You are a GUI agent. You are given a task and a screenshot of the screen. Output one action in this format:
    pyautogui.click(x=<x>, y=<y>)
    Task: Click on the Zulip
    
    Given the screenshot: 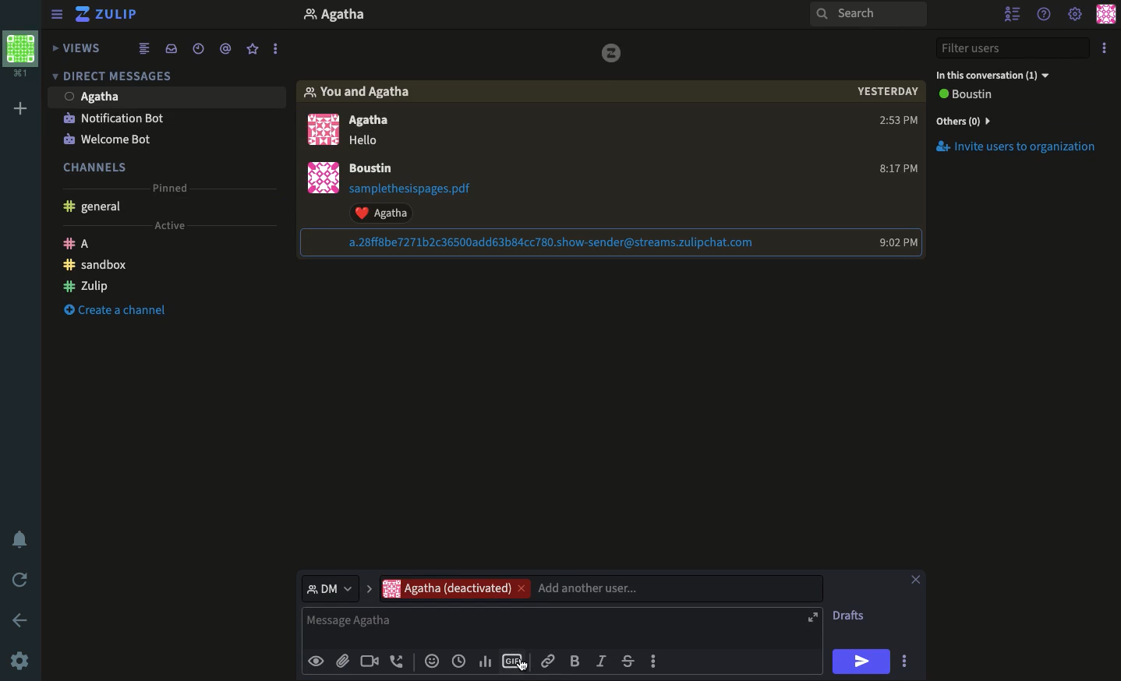 What is the action you would take?
    pyautogui.click(x=86, y=288)
    